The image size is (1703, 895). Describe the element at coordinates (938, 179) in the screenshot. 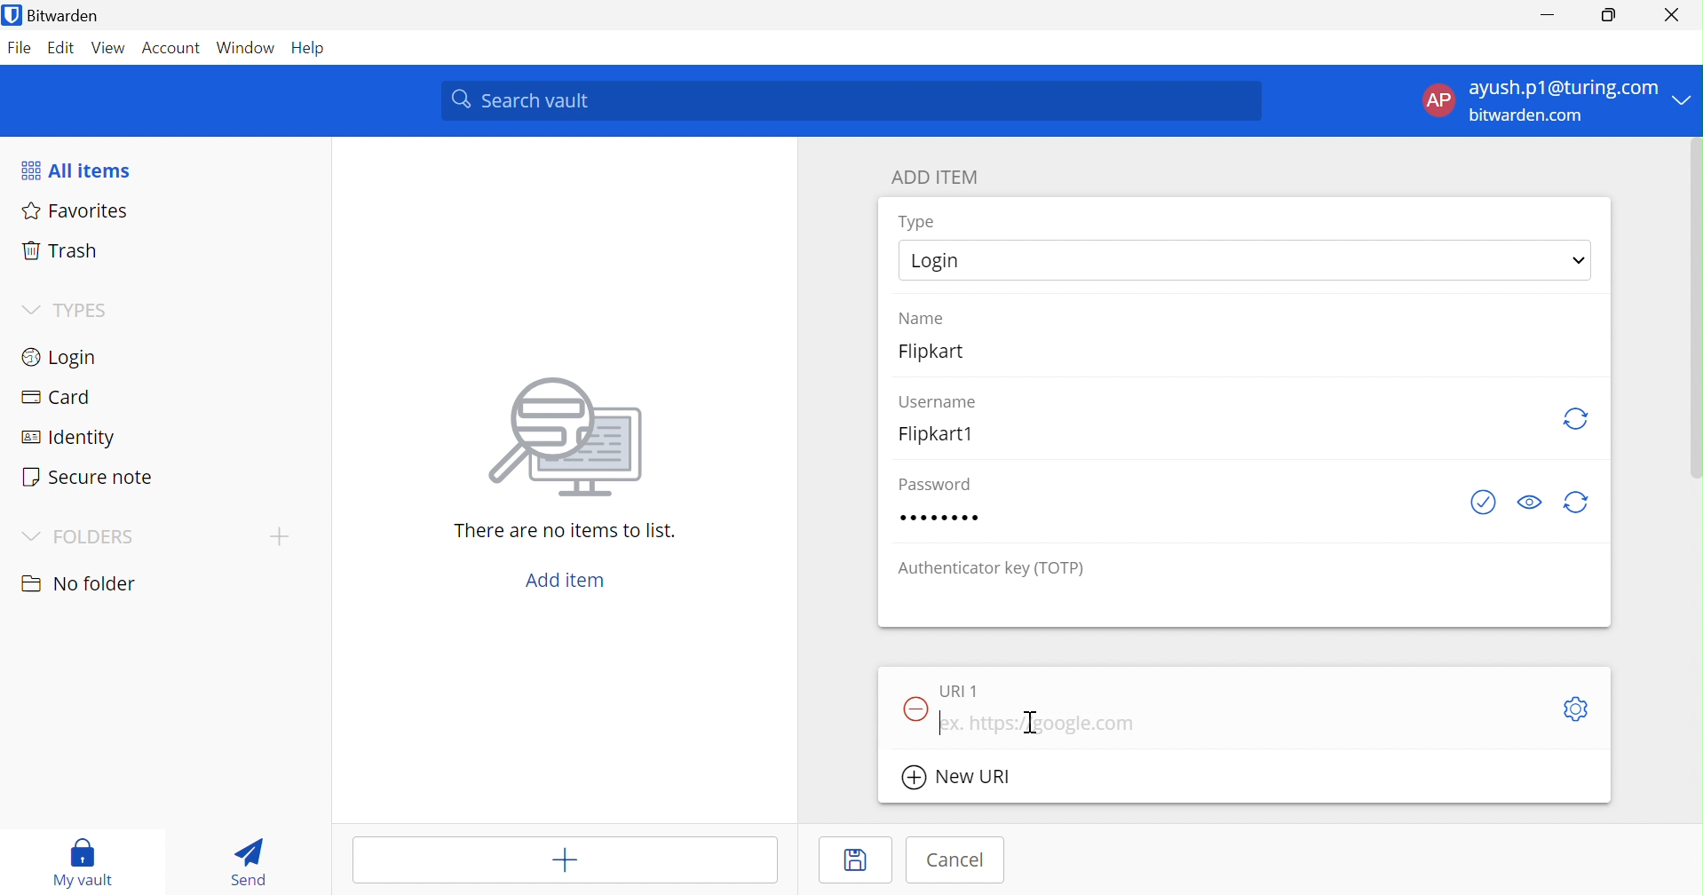

I see `ADD ITEM` at that location.